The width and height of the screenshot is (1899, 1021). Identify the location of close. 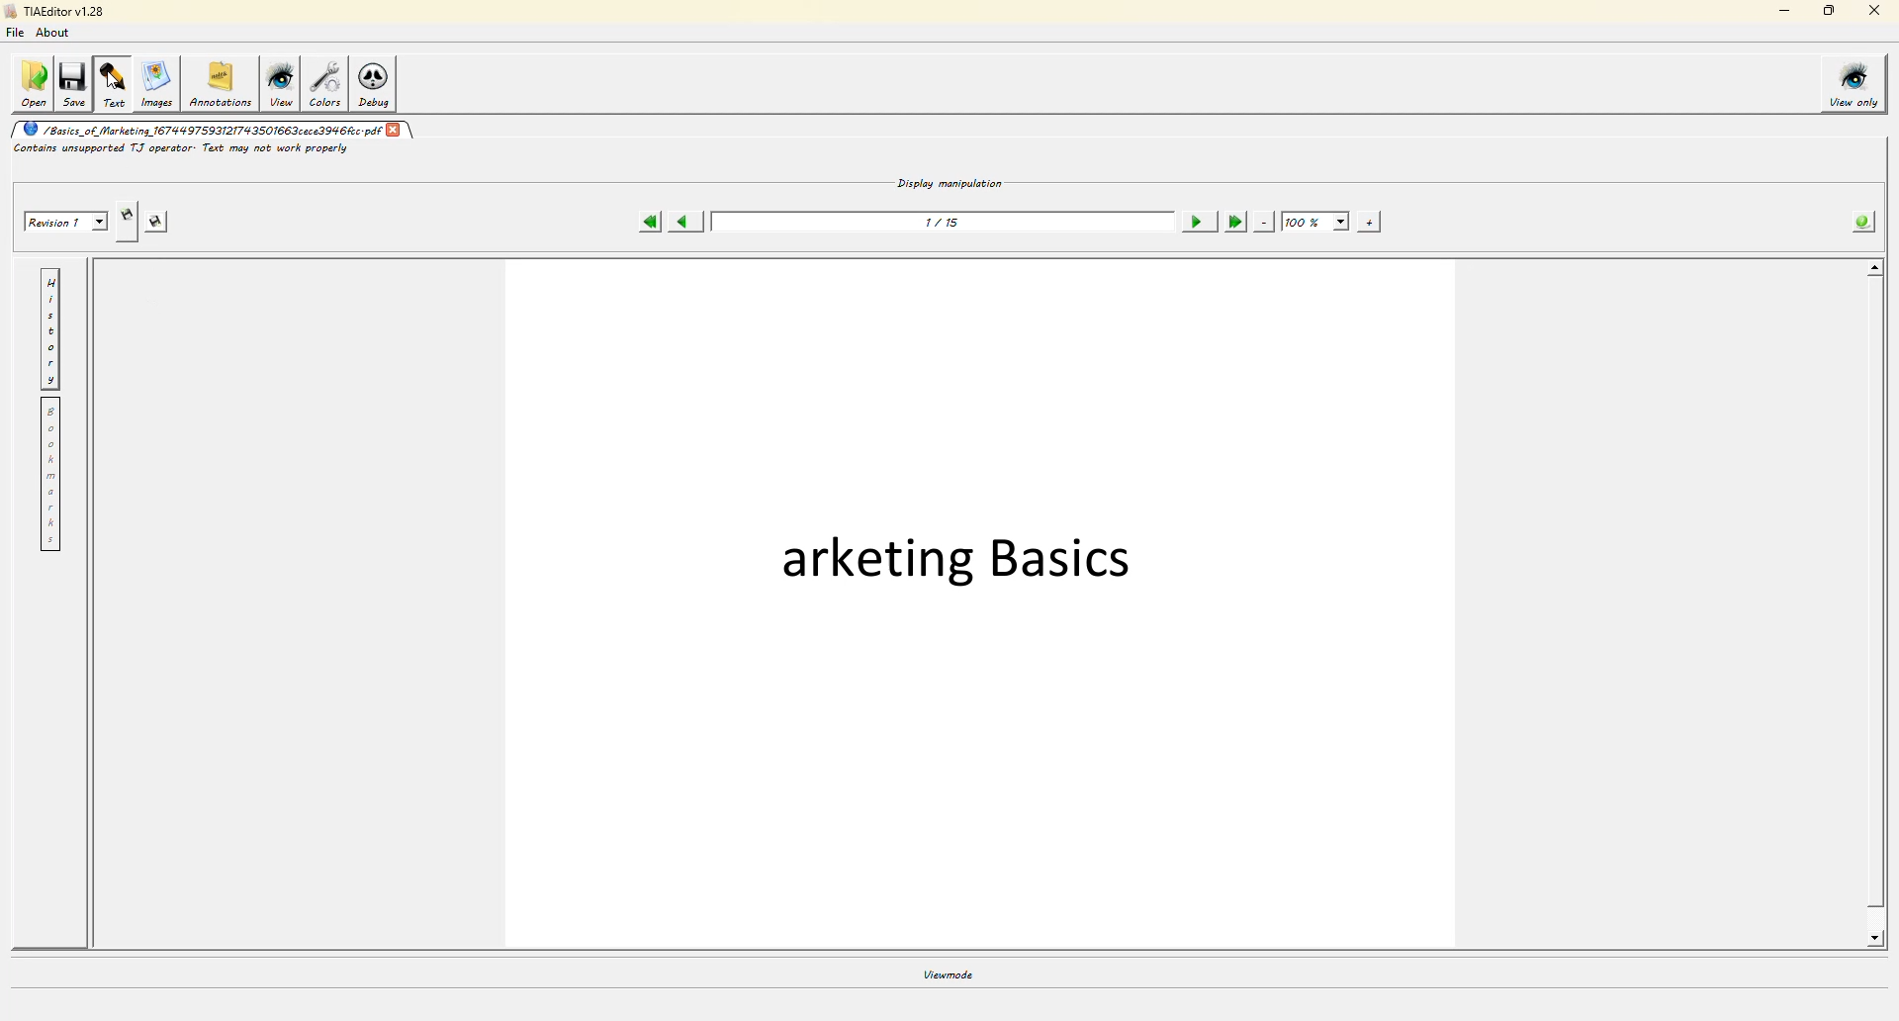
(395, 131).